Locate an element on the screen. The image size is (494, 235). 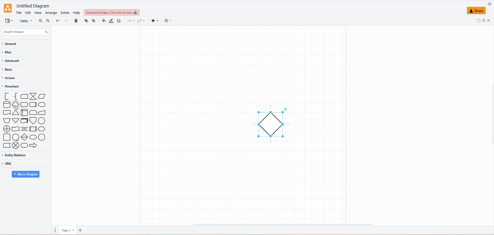
LOGO is located at coordinates (8, 7).